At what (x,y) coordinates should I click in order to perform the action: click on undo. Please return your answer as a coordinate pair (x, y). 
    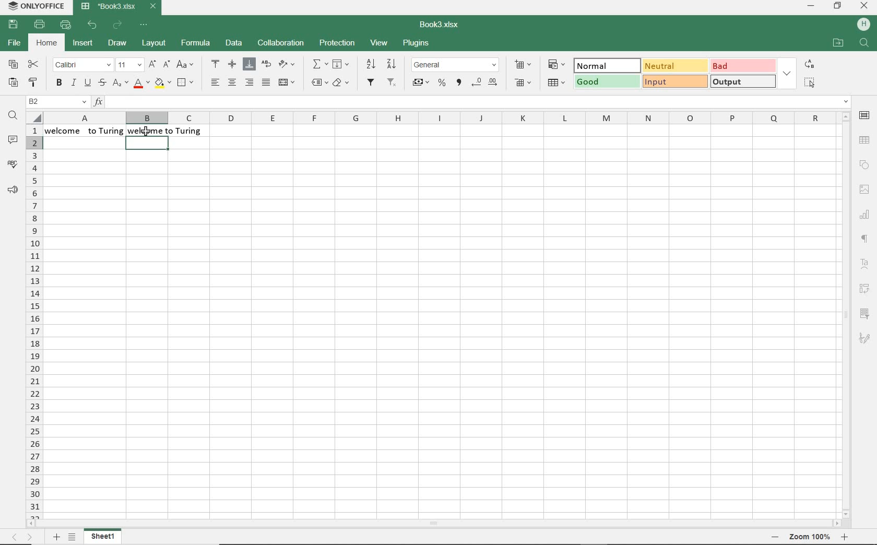
    Looking at the image, I should click on (93, 26).